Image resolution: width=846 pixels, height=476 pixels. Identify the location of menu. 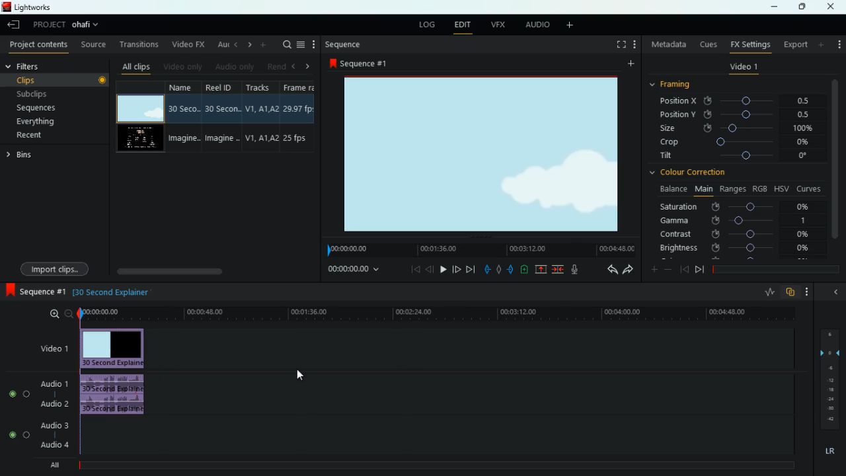
(302, 44).